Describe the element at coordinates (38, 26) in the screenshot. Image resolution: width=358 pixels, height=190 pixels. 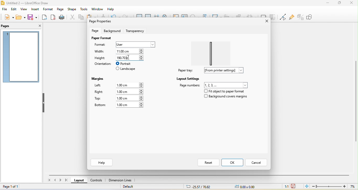
I see `close` at that location.